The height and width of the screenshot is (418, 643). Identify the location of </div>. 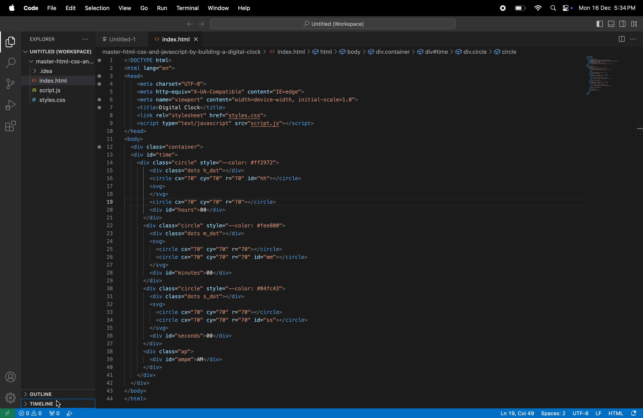
(154, 343).